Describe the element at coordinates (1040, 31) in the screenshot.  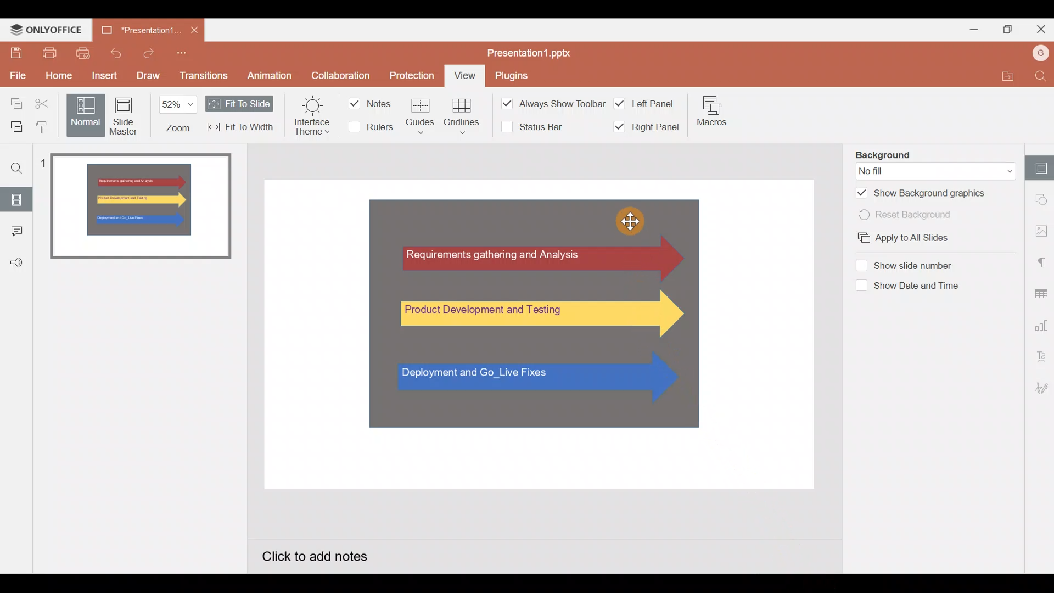
I see `Close` at that location.